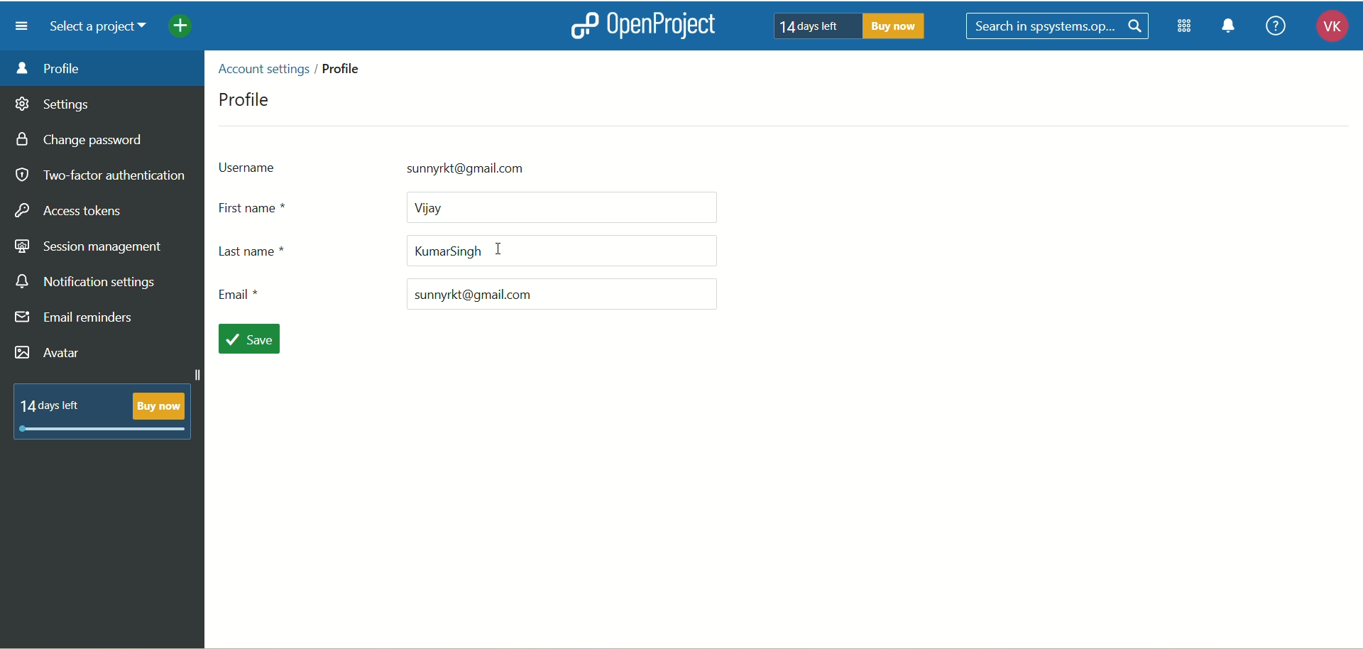  What do you see at coordinates (22, 26) in the screenshot?
I see `menu` at bounding box center [22, 26].